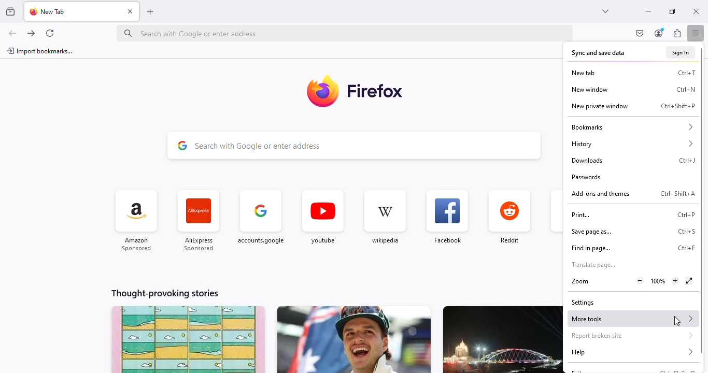 This screenshot has height=373, width=708. I want to click on bookmarks, so click(632, 126).